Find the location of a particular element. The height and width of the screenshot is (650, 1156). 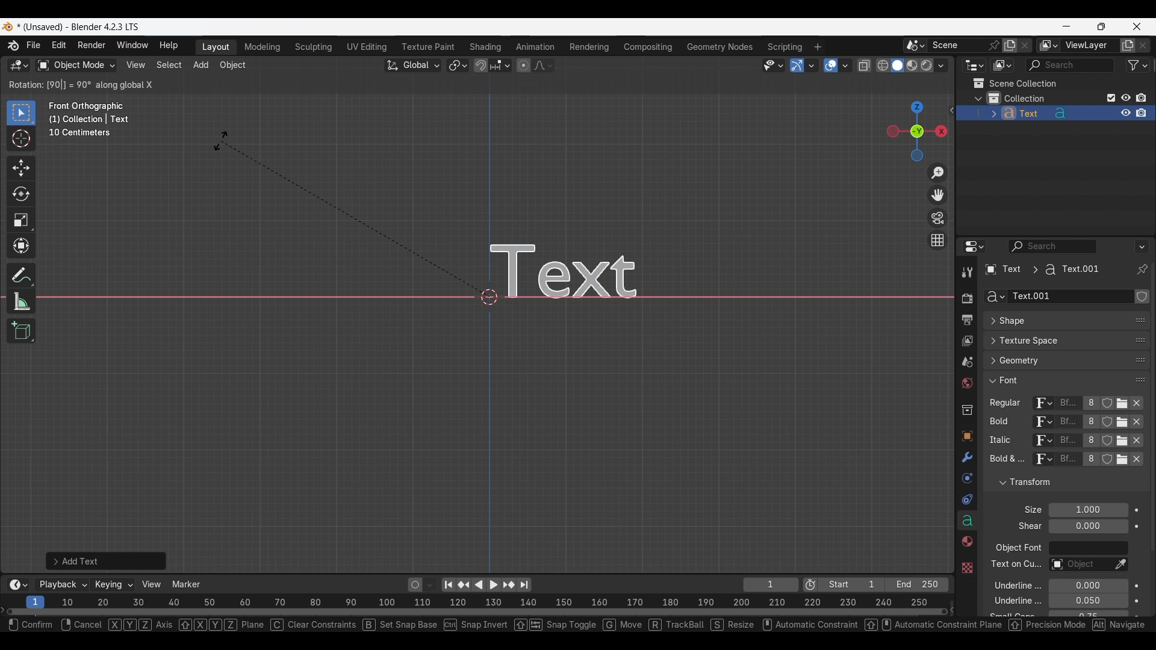

Select menu is located at coordinates (169, 66).